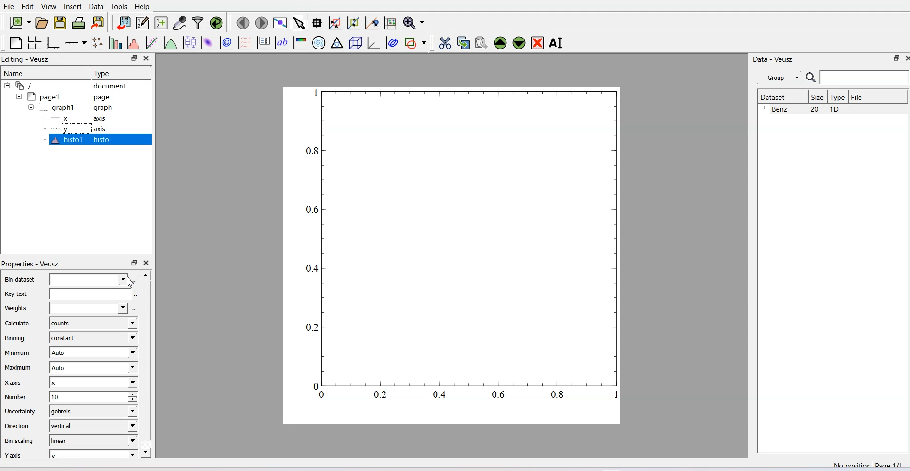 Image resolution: width=910 pixels, height=471 pixels. I want to click on Blank Page, so click(15, 43).